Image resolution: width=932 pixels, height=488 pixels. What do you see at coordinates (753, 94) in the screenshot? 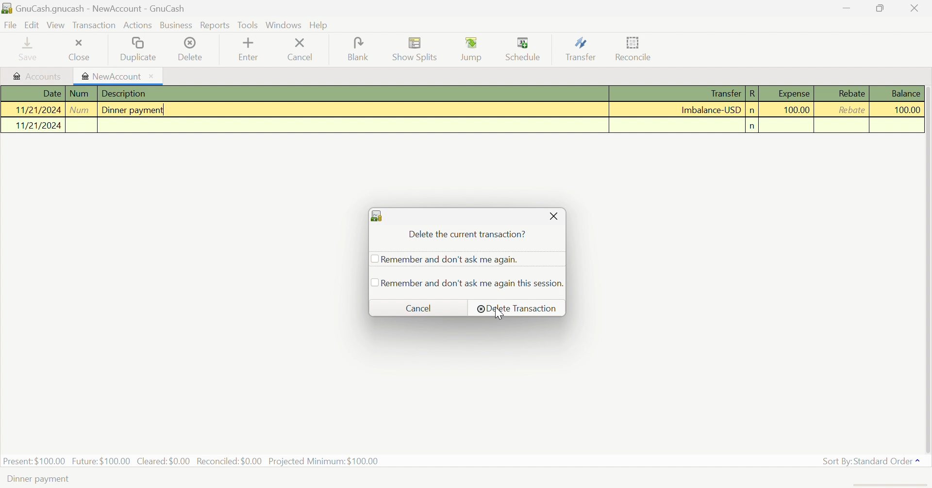
I see `R` at bounding box center [753, 94].